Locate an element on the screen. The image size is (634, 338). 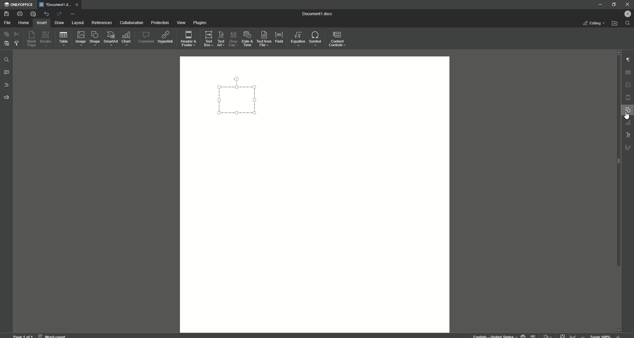
Equation is located at coordinates (296, 38).